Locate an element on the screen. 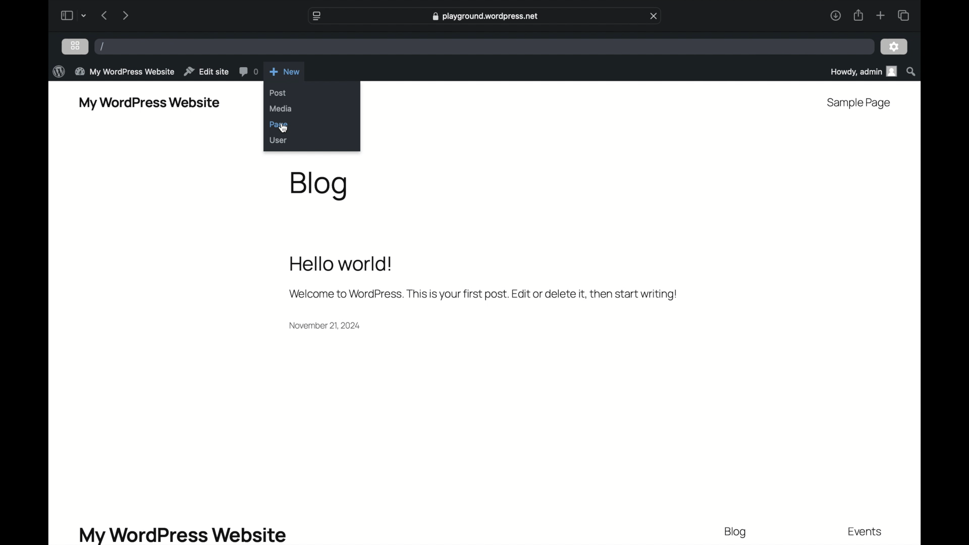 Image resolution: width=969 pixels, height=545 pixels. previous page is located at coordinates (104, 15).